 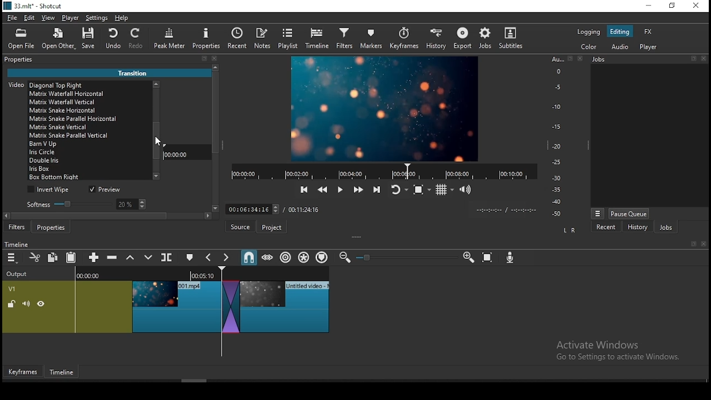 What do you see at coordinates (120, 18) in the screenshot?
I see `help` at bounding box center [120, 18].